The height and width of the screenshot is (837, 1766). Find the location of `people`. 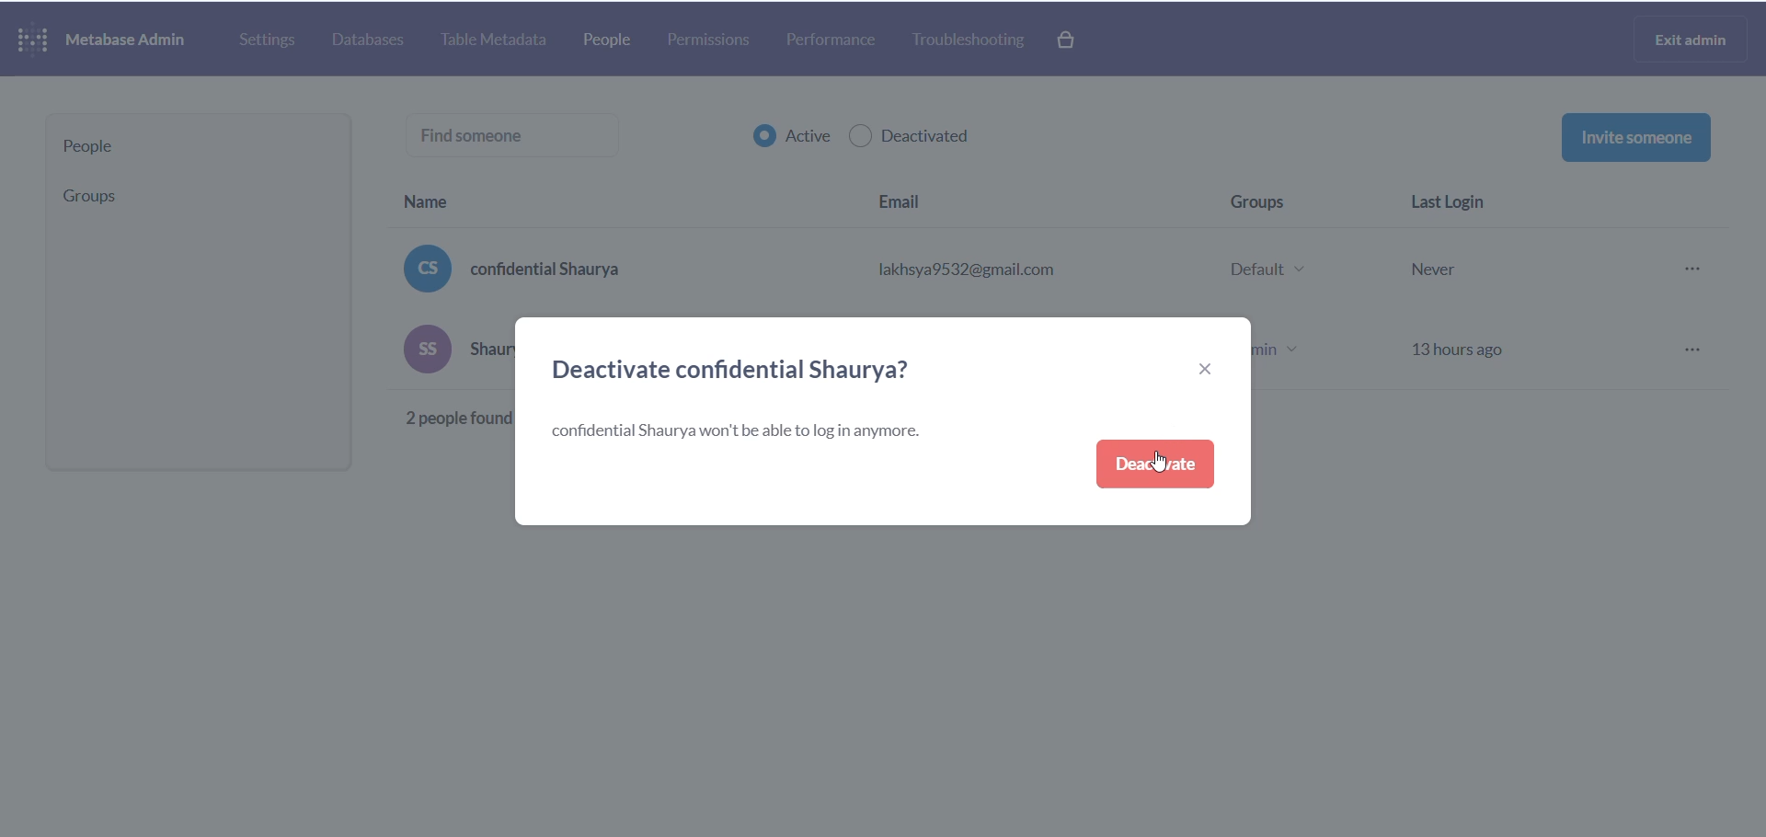

people is located at coordinates (612, 36).